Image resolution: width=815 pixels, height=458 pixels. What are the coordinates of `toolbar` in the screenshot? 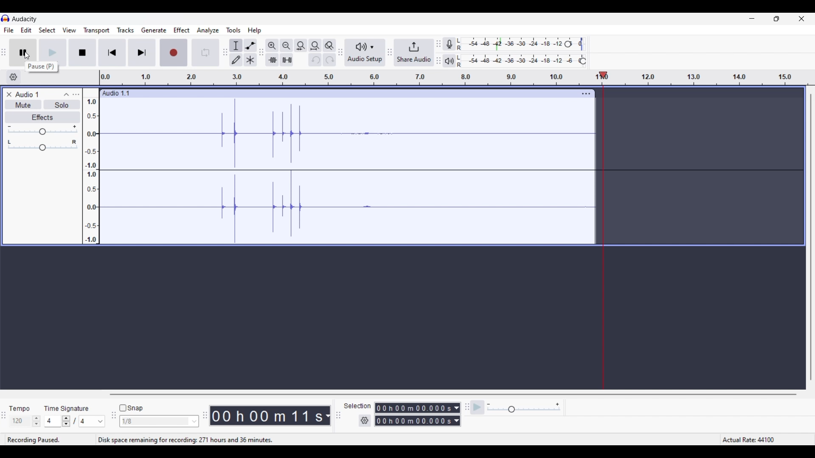 It's located at (203, 414).